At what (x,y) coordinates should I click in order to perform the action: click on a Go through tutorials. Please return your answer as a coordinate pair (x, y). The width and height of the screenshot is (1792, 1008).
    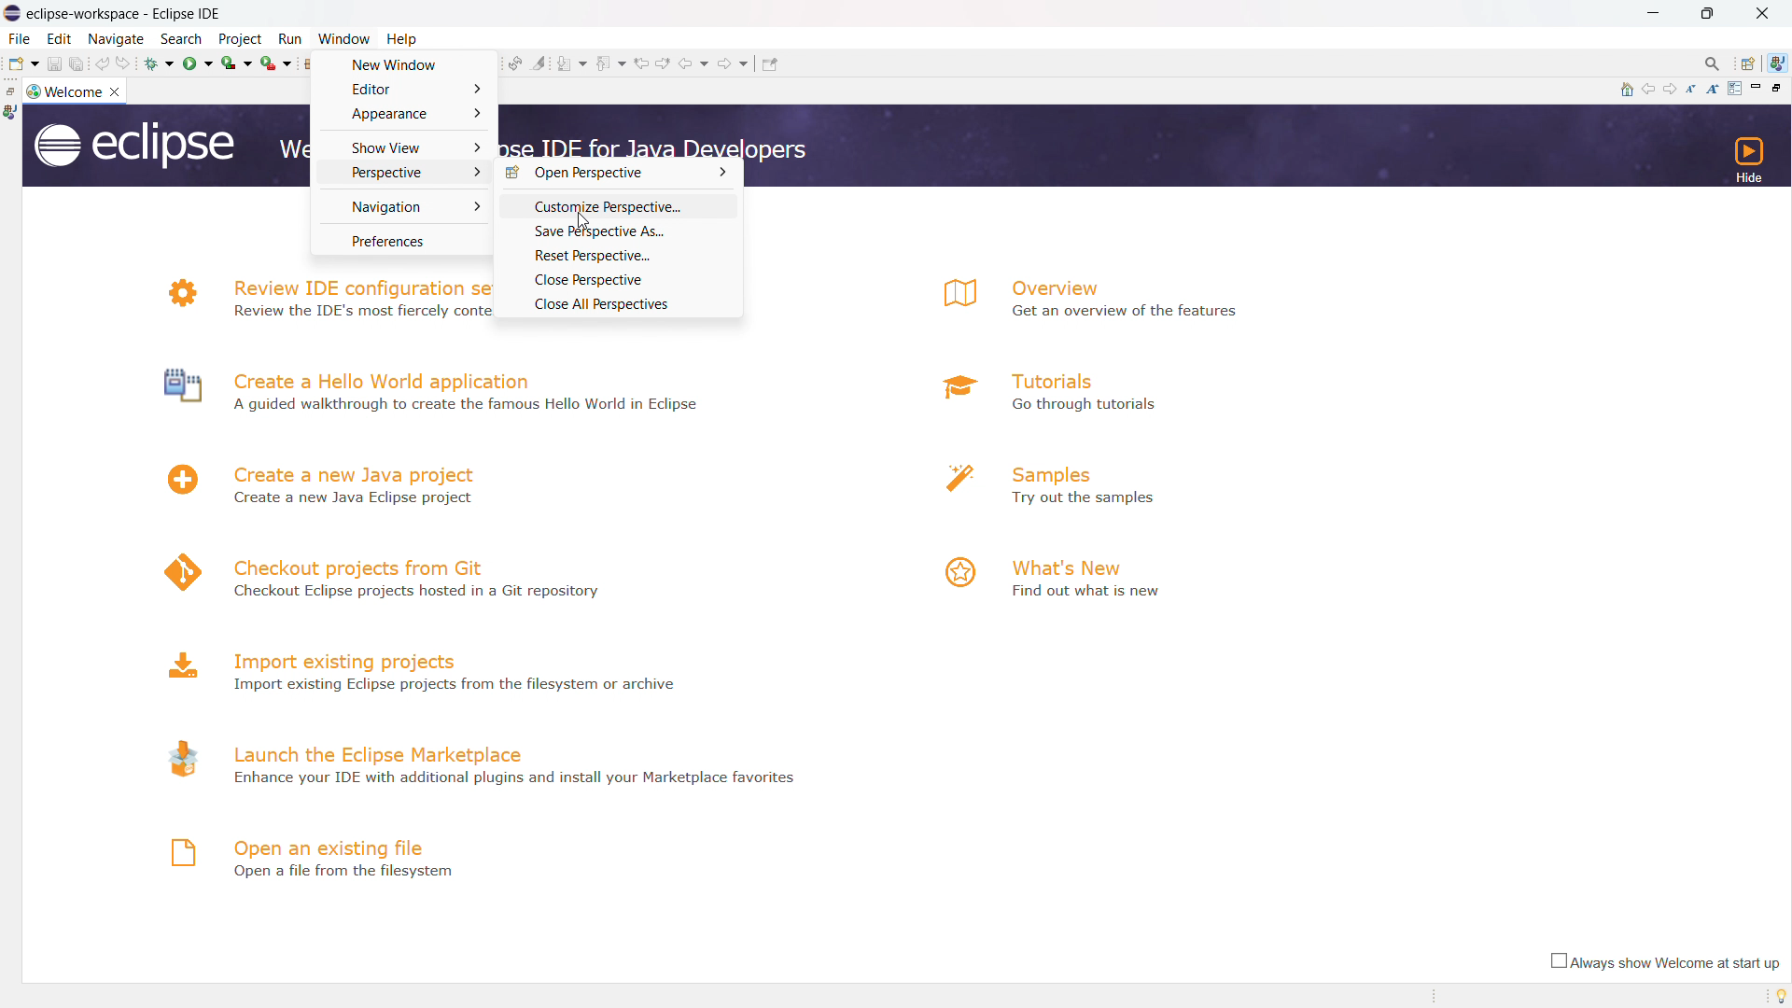
    Looking at the image, I should click on (1103, 403).